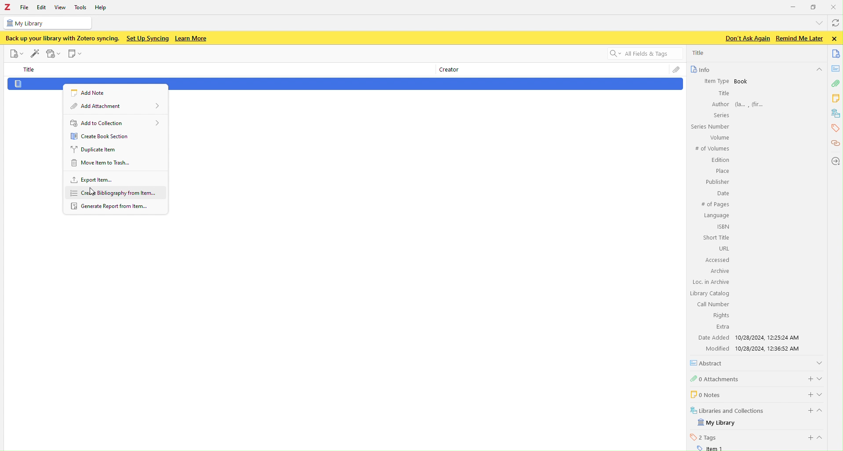 The image size is (843, 451). Describe the element at coordinates (771, 349) in the screenshot. I see `10/28/2024, 12:36:52 AM` at that location.